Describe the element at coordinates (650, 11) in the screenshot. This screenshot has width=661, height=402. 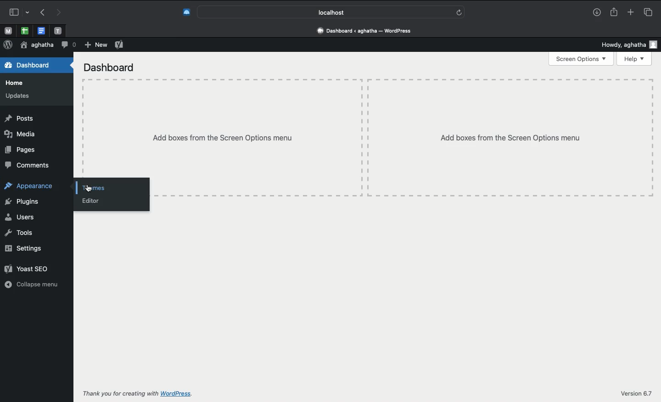
I see `Tabs` at that location.